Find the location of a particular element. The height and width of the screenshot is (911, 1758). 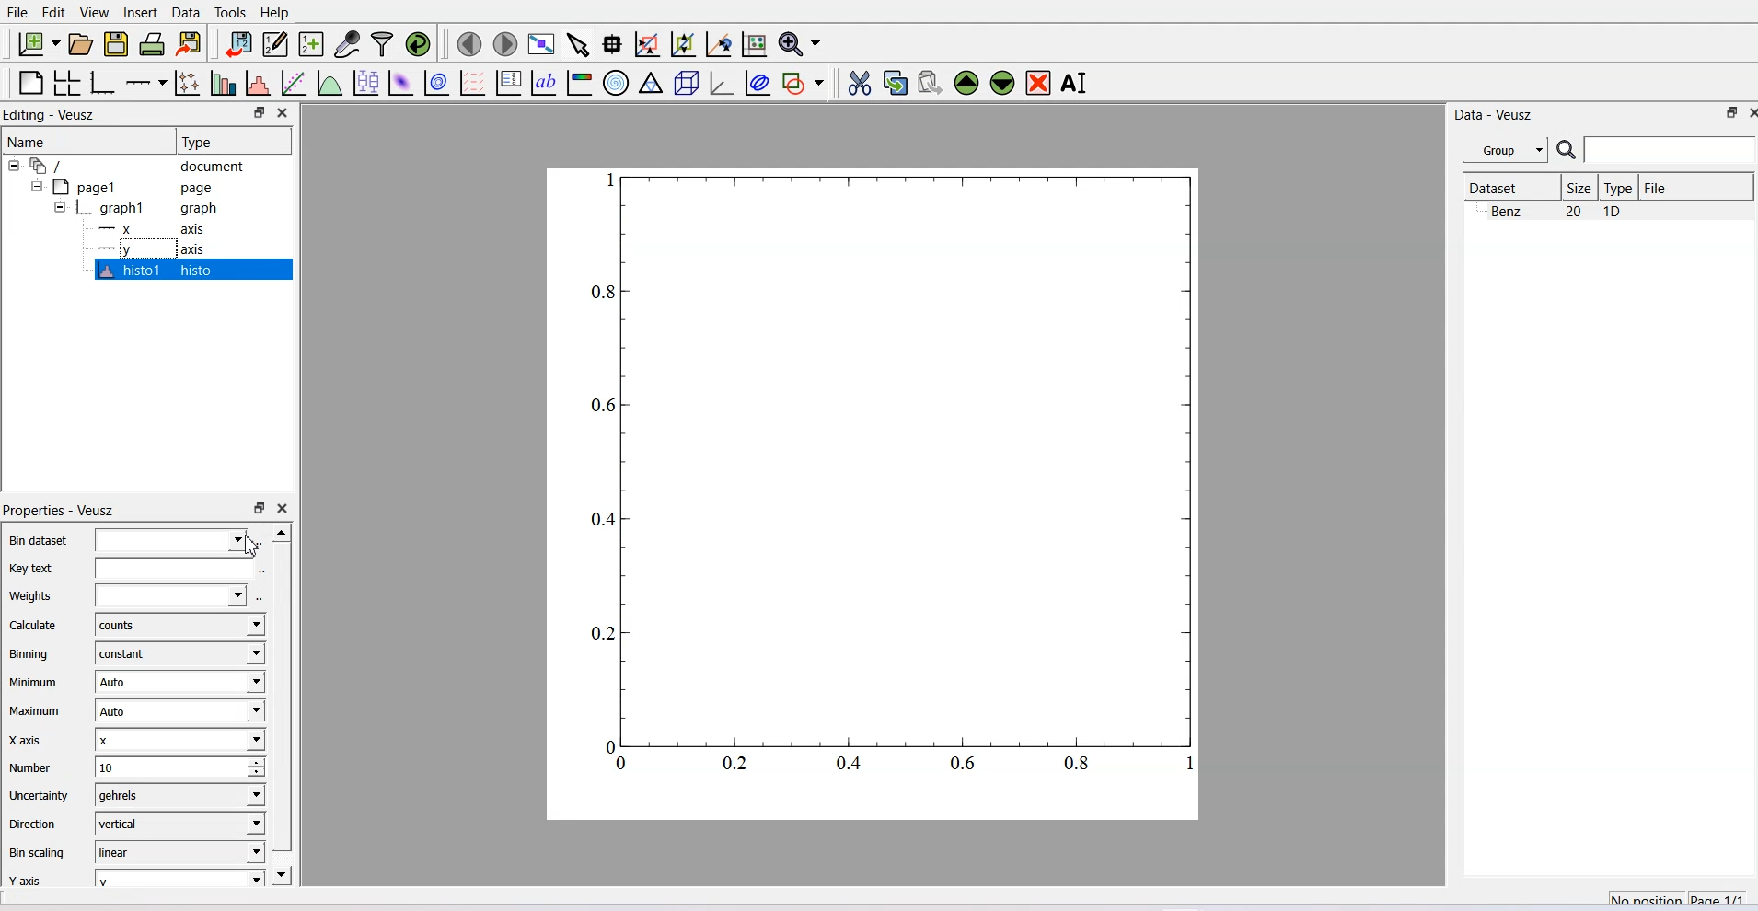

Cut the selected widget is located at coordinates (862, 83).